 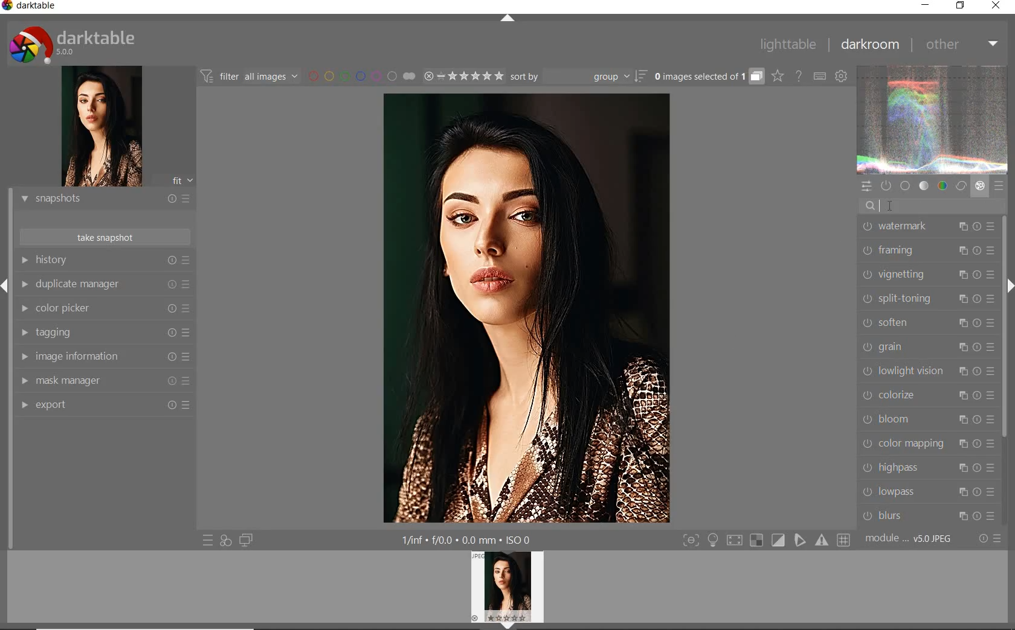 What do you see at coordinates (757, 541) in the screenshot?
I see `sign ` at bounding box center [757, 541].